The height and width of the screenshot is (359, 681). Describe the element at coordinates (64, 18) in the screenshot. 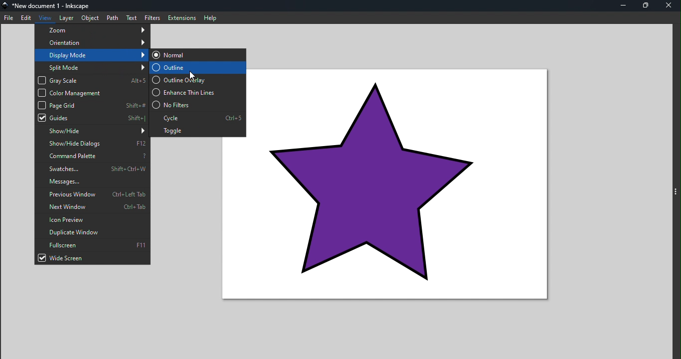

I see `Layer` at that location.